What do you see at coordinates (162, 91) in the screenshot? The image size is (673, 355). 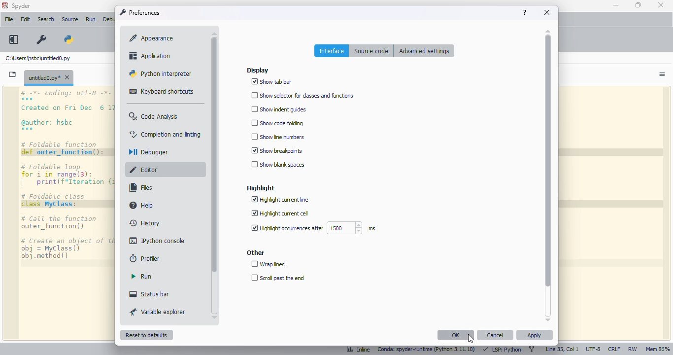 I see `keyboard shortcuts` at bounding box center [162, 91].